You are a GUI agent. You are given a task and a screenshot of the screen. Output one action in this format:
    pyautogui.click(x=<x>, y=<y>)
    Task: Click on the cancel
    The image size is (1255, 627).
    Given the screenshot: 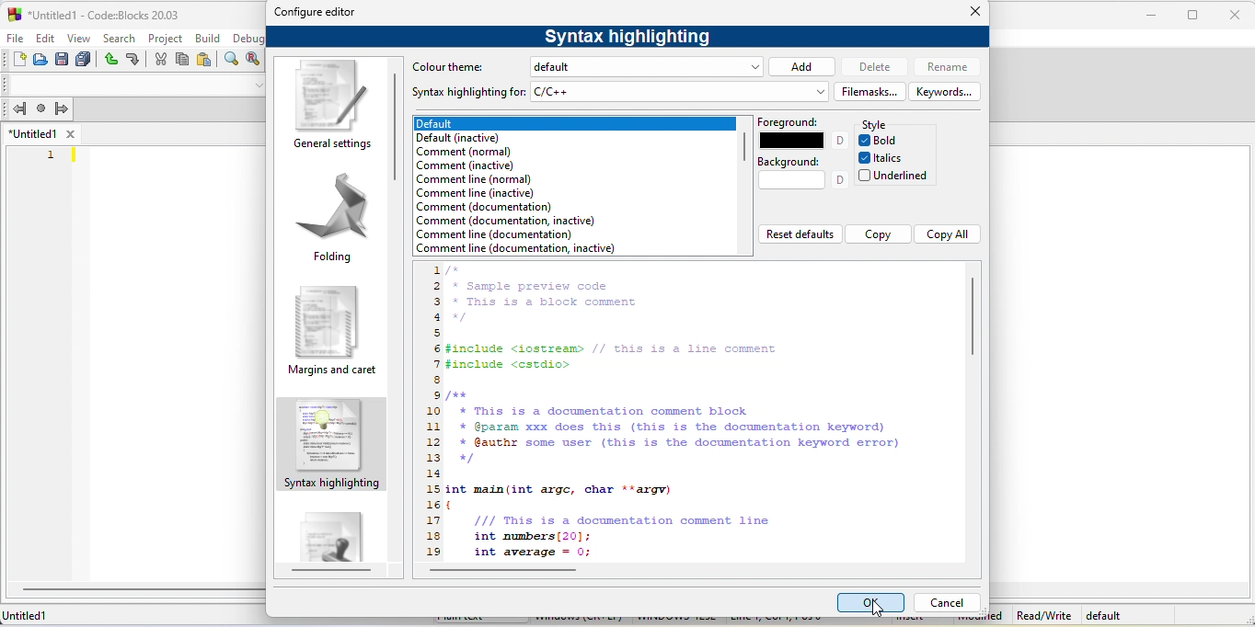 What is the action you would take?
    pyautogui.click(x=947, y=603)
    